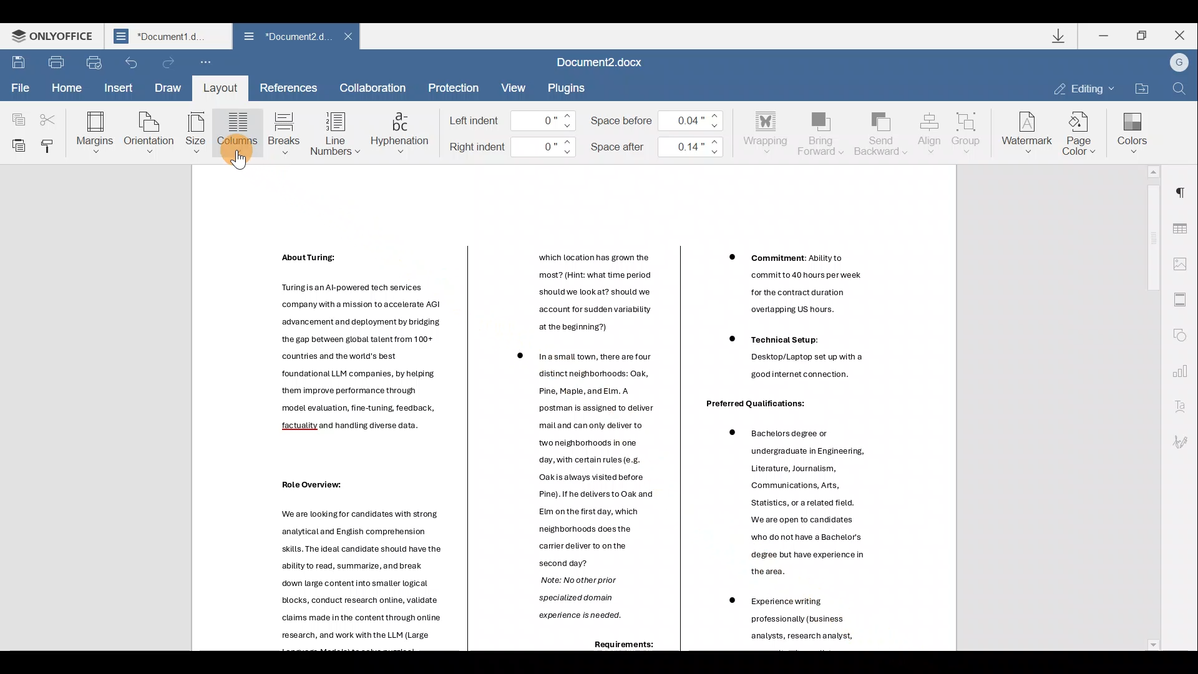 The height and width of the screenshot is (674, 1198). Describe the element at coordinates (580, 294) in the screenshot. I see `` at that location.